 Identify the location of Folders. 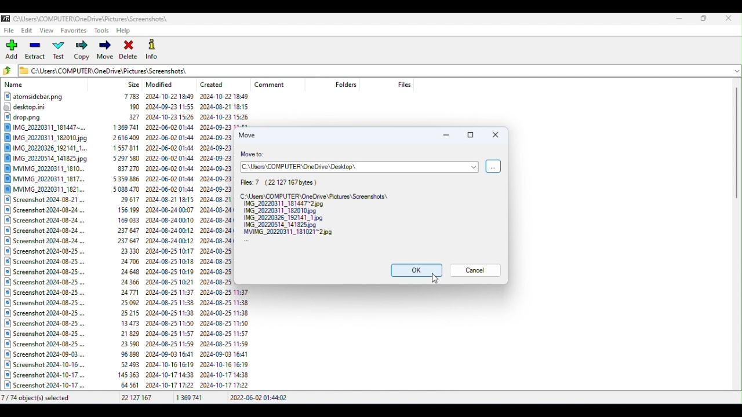
(347, 85).